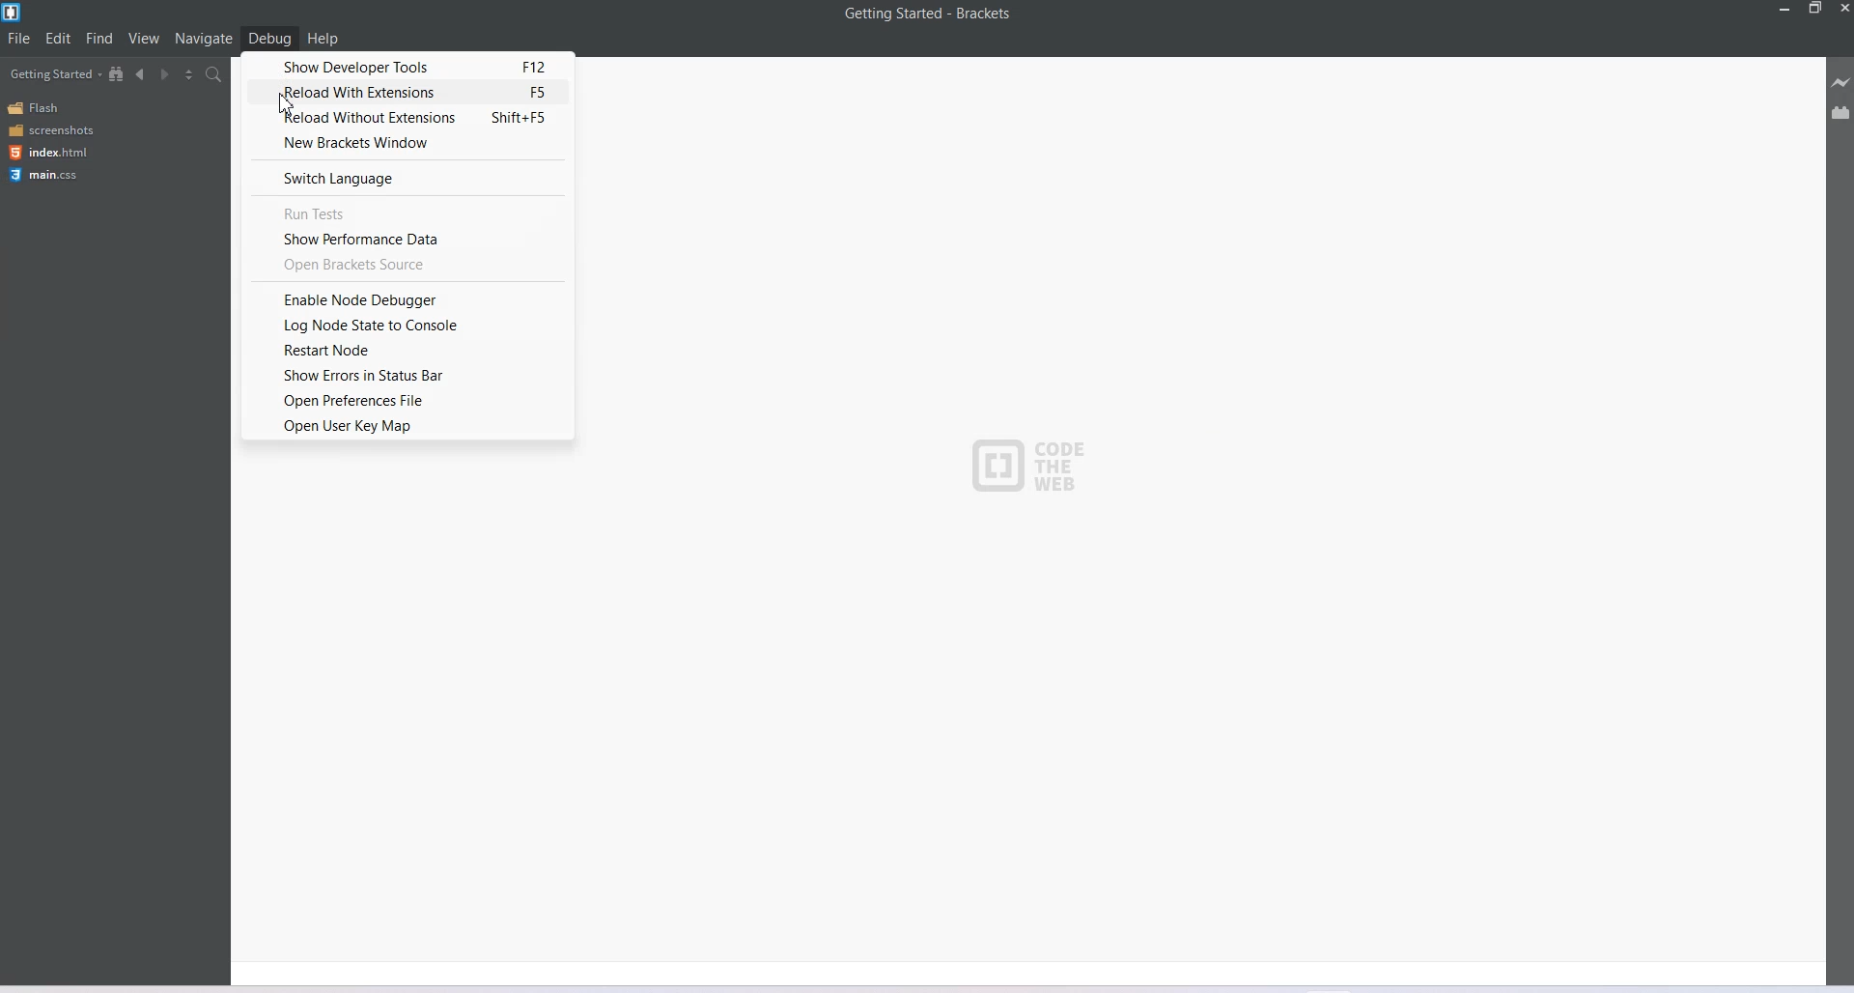  Describe the element at coordinates (100, 37) in the screenshot. I see `Find` at that location.